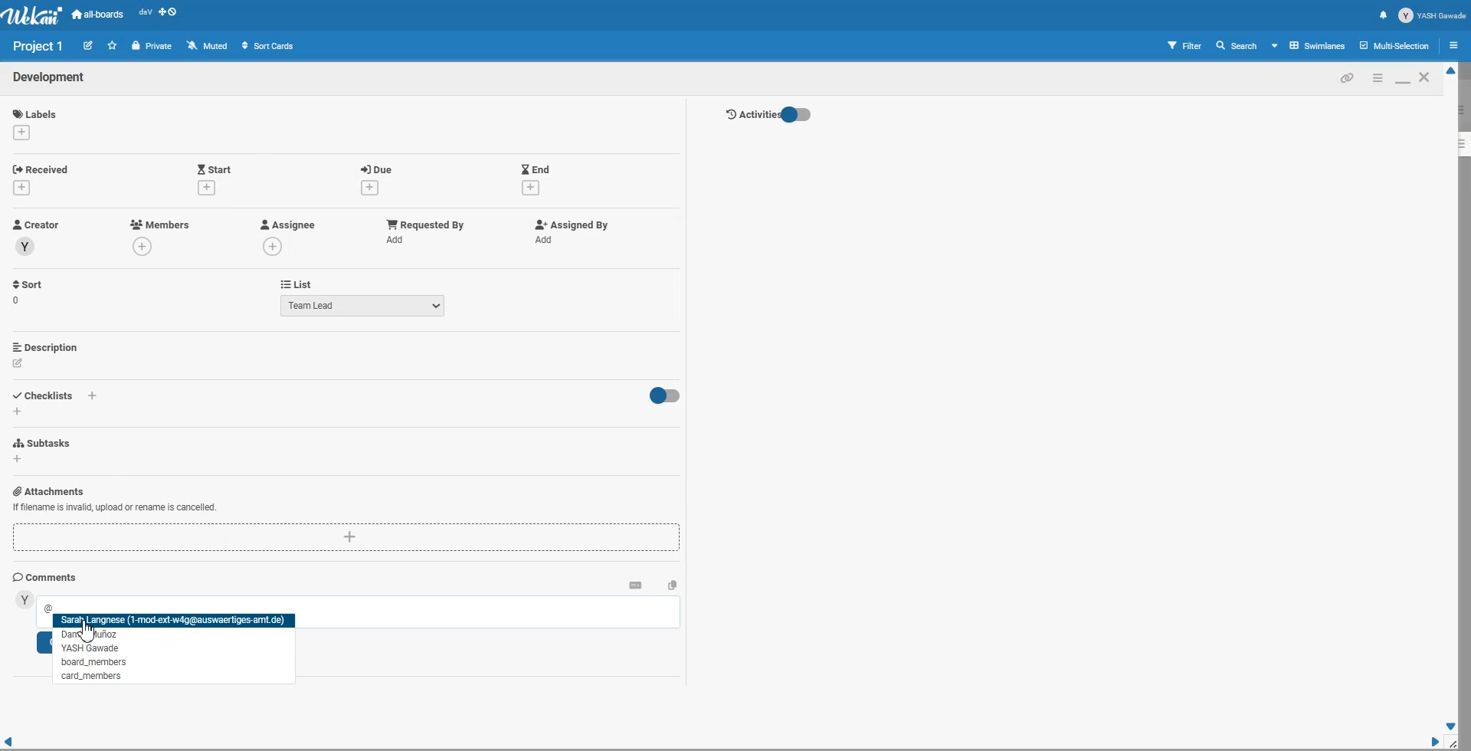 This screenshot has height=751, width=1471. What do you see at coordinates (367, 188) in the screenshot?
I see `add` at bounding box center [367, 188].